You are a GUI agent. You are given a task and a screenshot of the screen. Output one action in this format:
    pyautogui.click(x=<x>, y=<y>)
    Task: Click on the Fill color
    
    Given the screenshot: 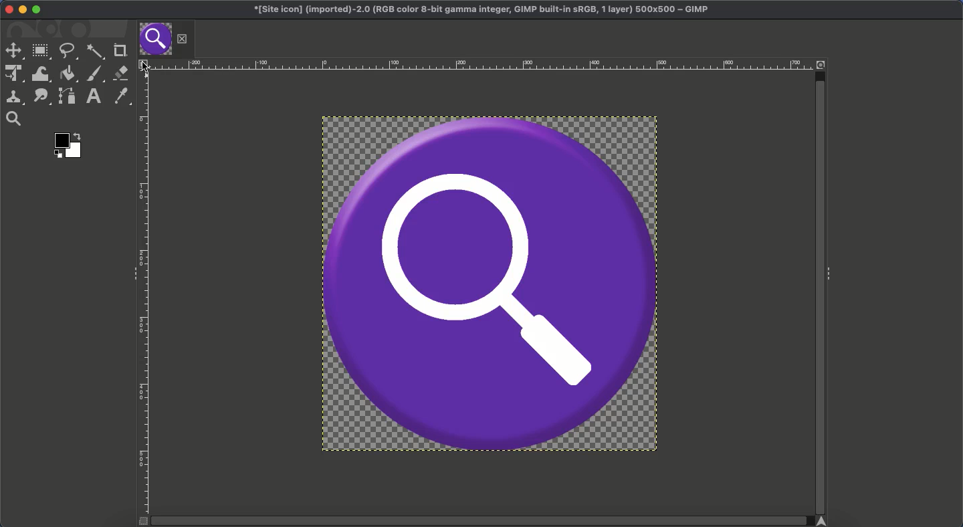 What is the action you would take?
    pyautogui.click(x=67, y=74)
    